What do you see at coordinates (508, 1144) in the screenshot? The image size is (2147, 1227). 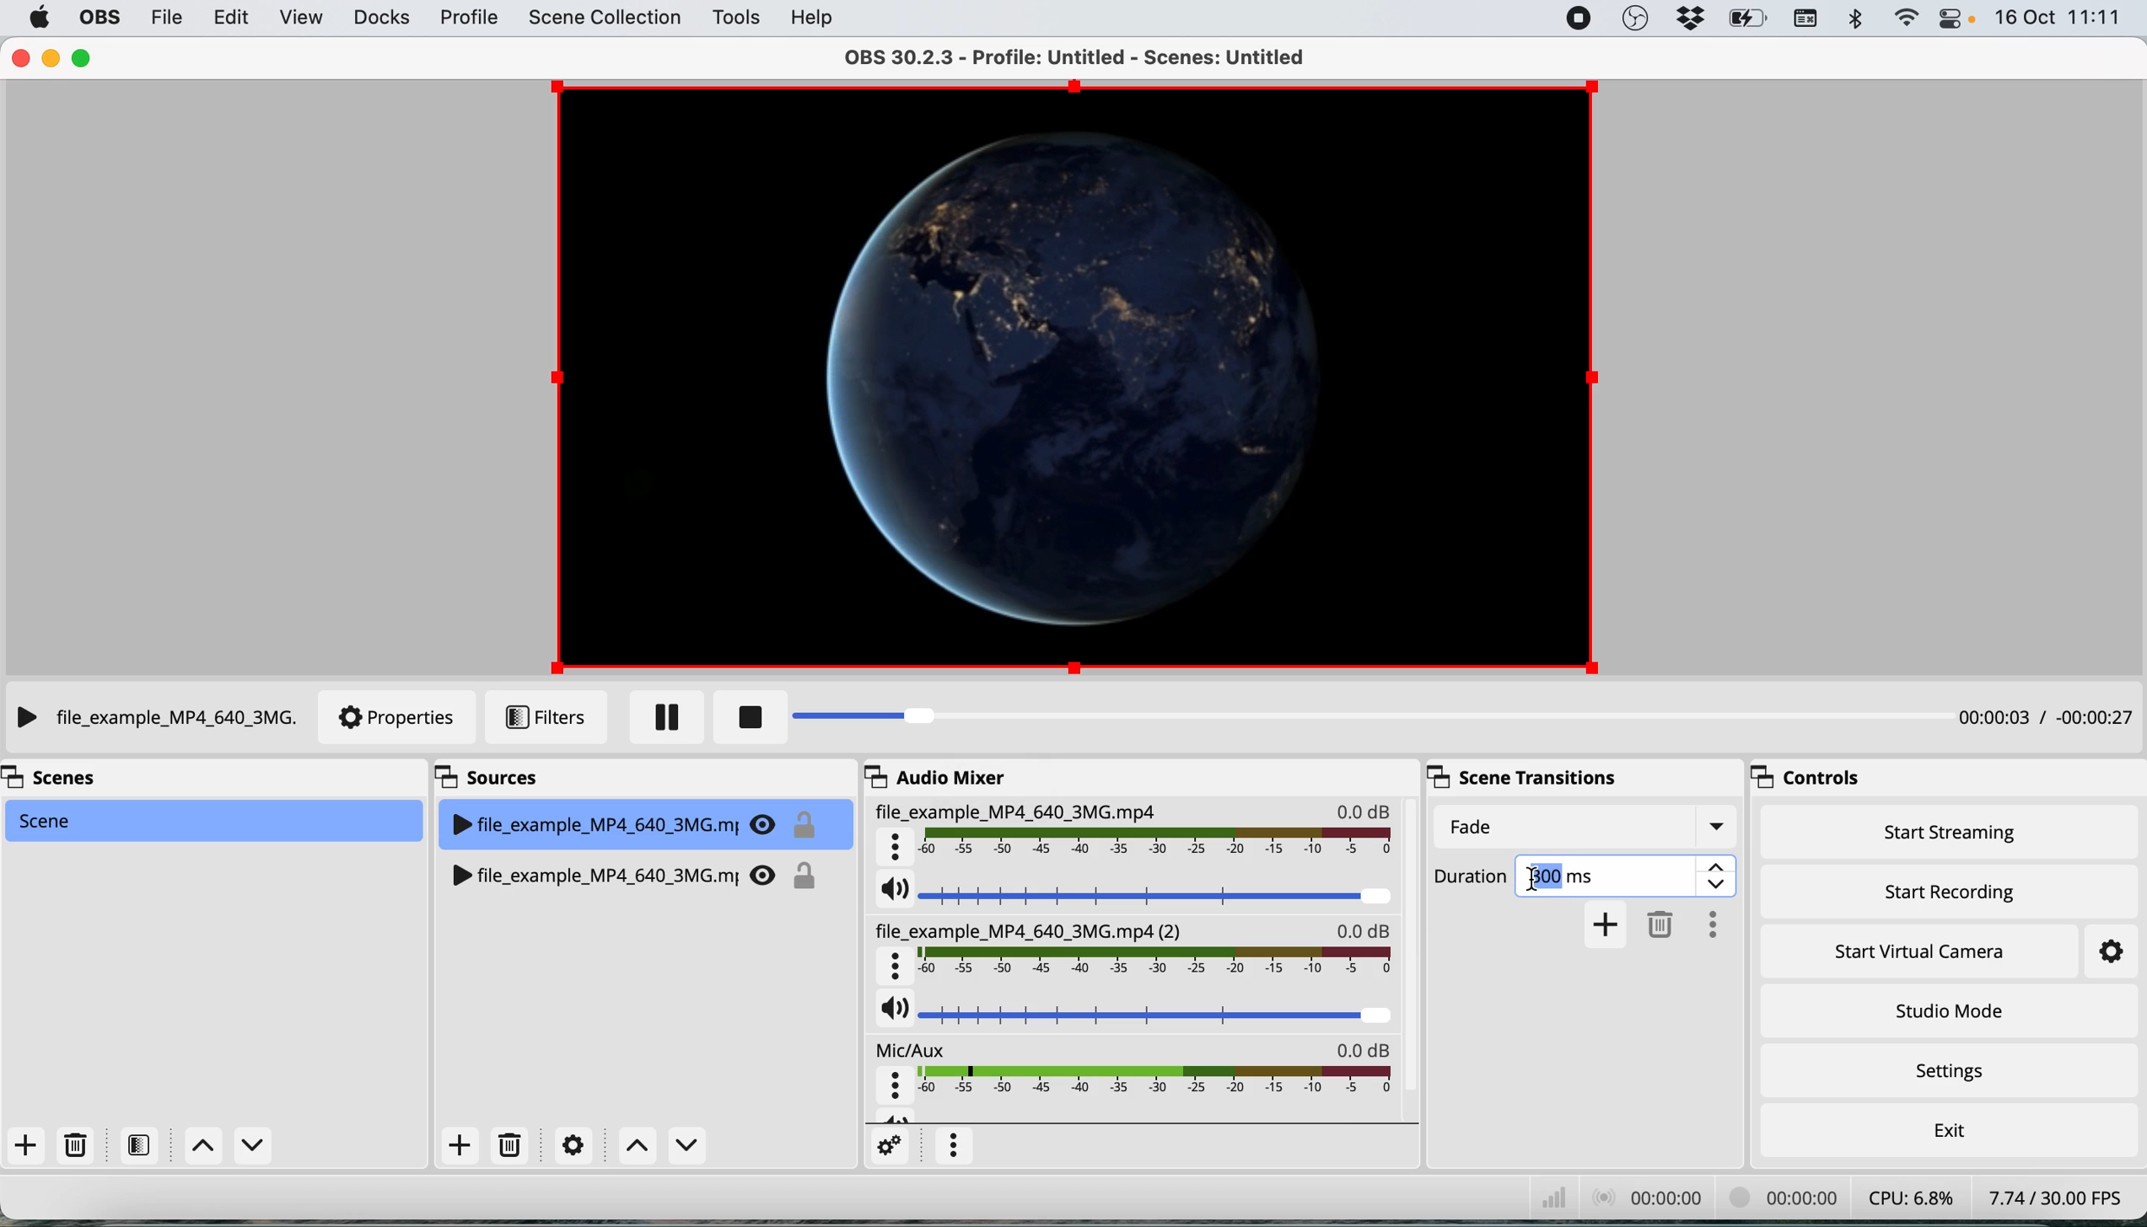 I see `delete source` at bounding box center [508, 1144].